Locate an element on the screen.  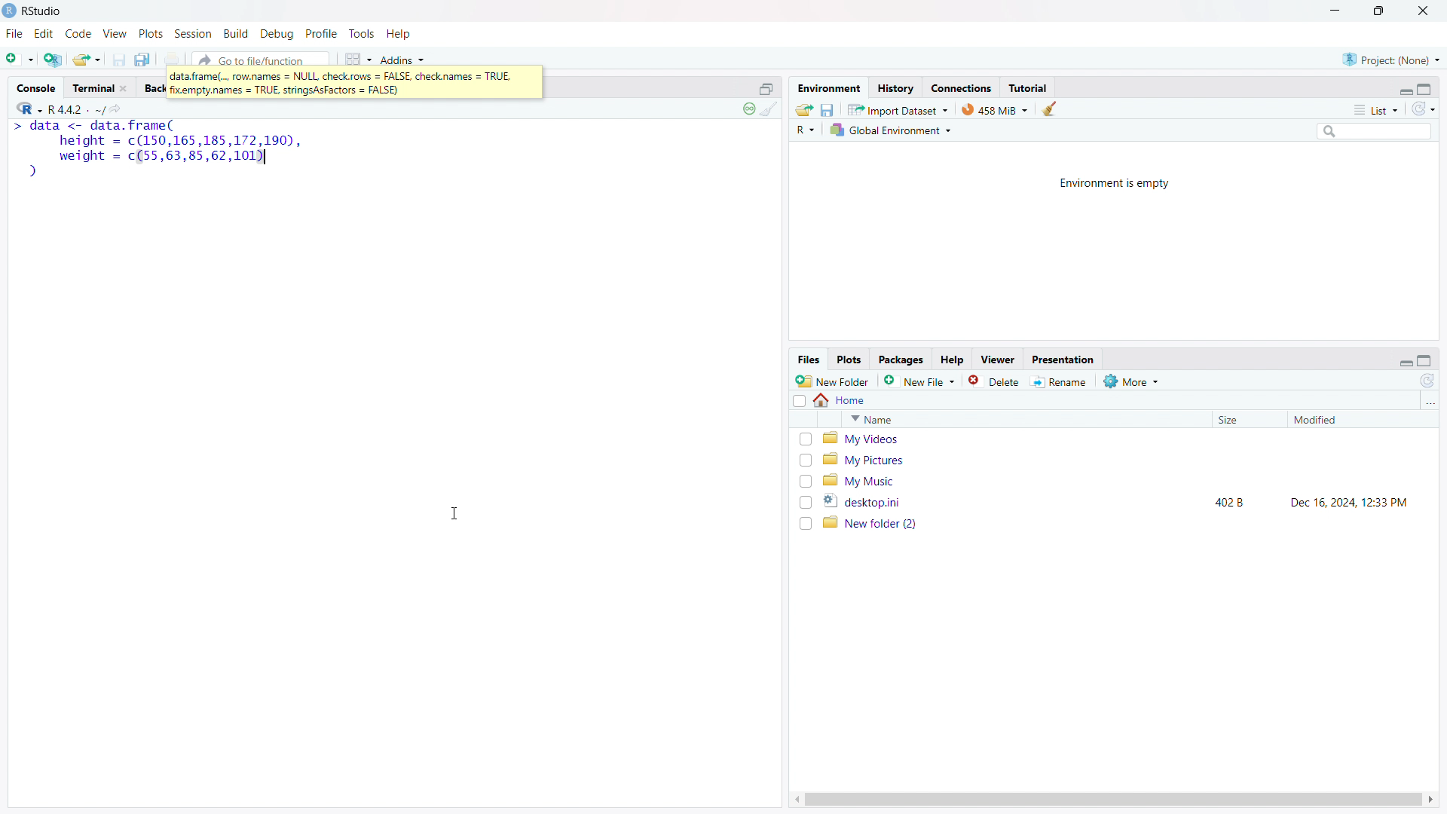
load workspace is located at coordinates (804, 109).